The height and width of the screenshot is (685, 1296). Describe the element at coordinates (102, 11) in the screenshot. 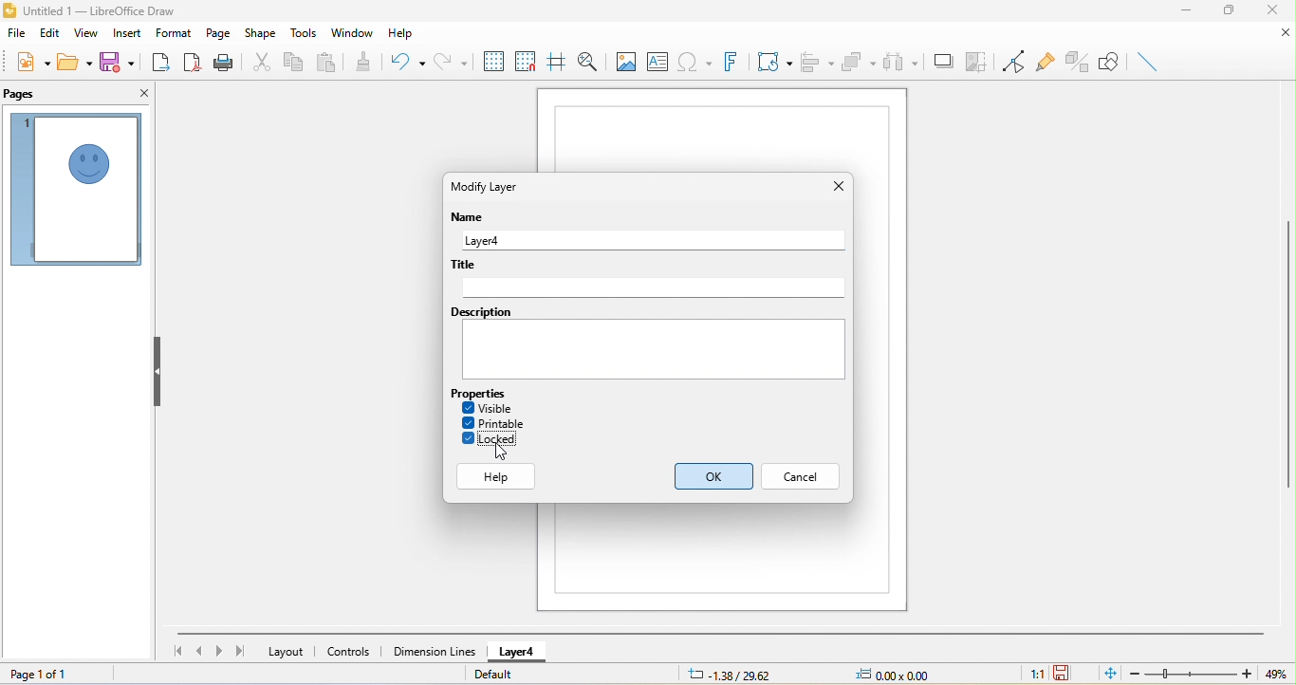

I see `untitled 1 - LibreOffice Draw` at that location.